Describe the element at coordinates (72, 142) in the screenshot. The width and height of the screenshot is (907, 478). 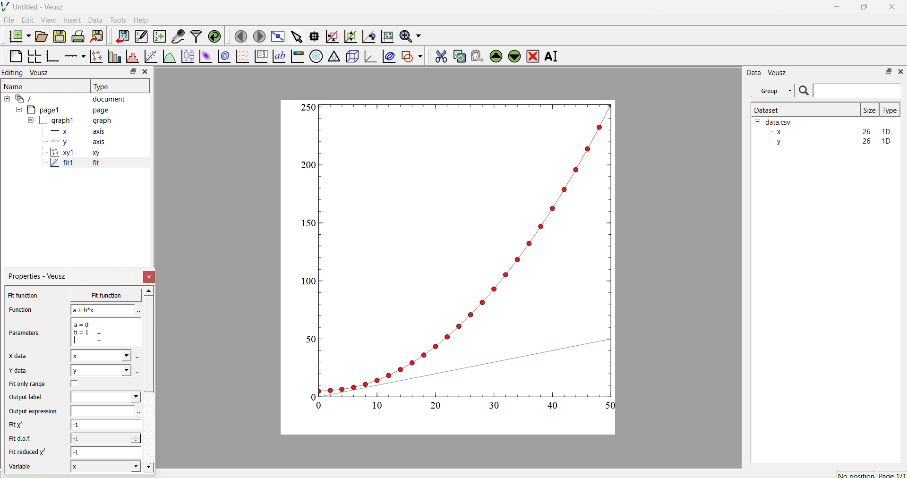
I see `y axis` at that location.